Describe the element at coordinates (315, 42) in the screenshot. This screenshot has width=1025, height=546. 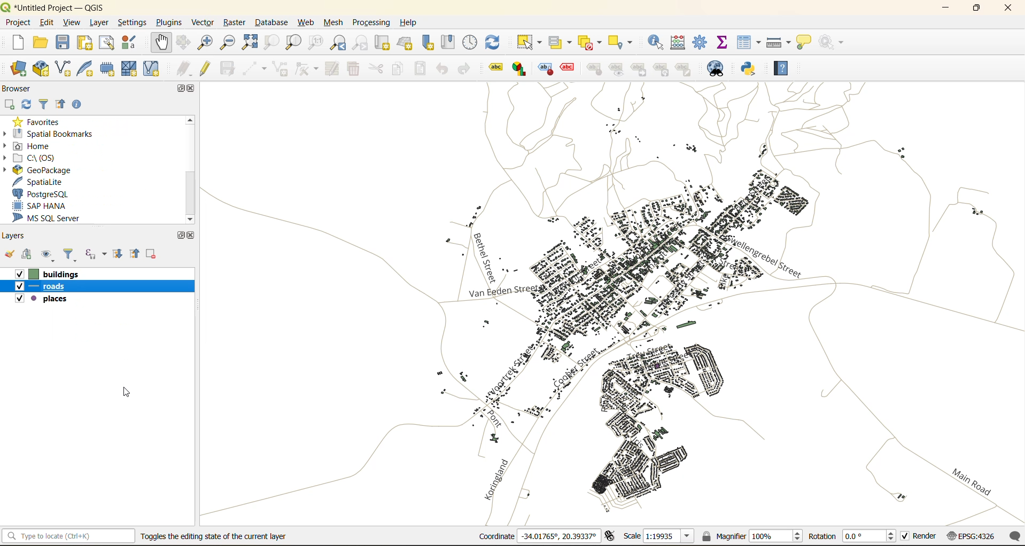
I see `zoom native` at that location.